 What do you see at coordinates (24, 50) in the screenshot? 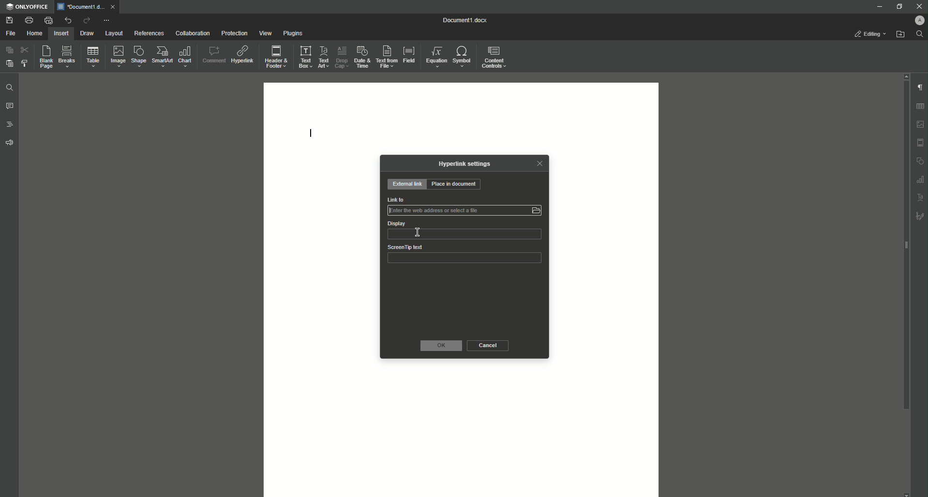
I see `Cut` at bounding box center [24, 50].